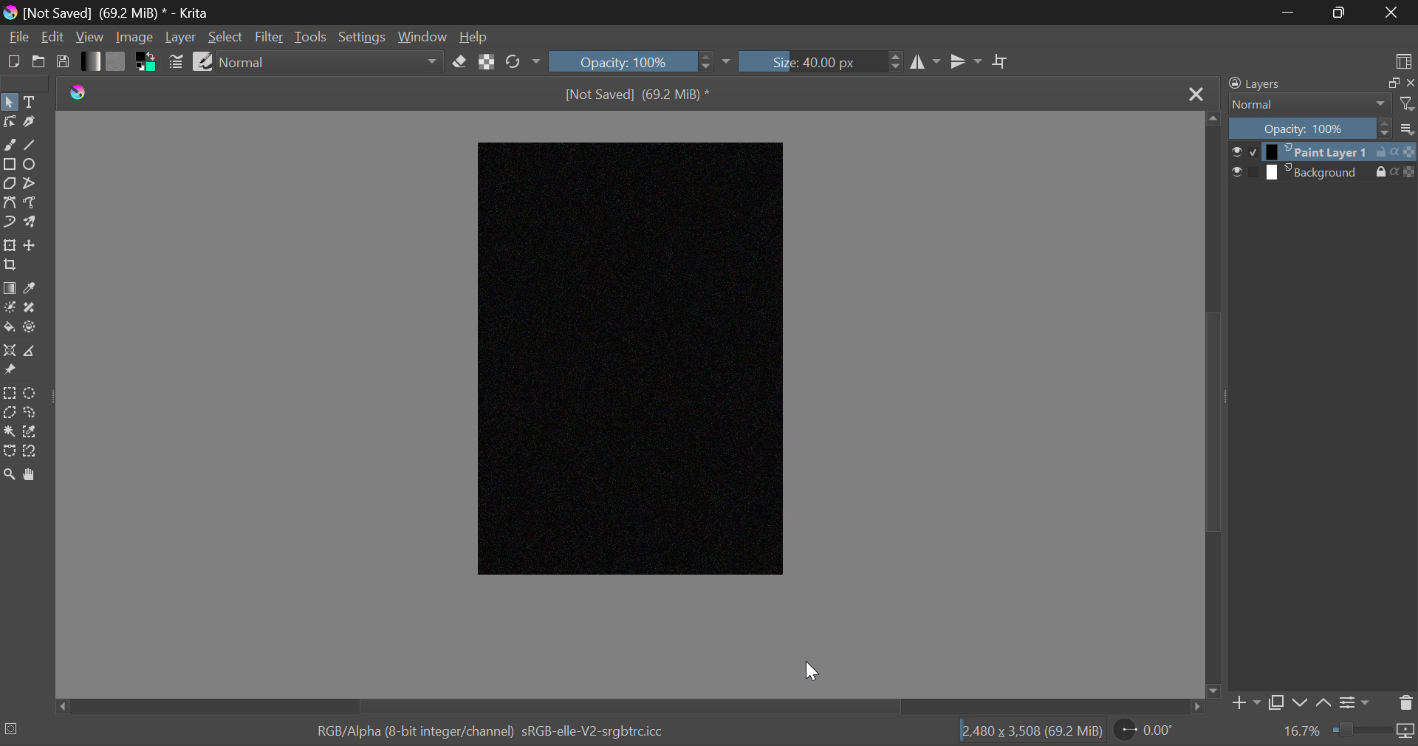 Image resolution: width=1418 pixels, height=746 pixels. What do you see at coordinates (363, 35) in the screenshot?
I see `Settings` at bounding box center [363, 35].